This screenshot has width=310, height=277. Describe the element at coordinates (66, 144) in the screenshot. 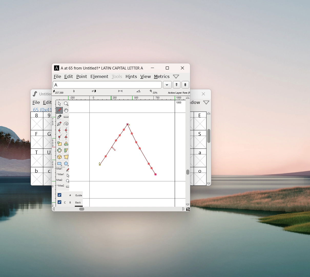

I see `rotate the selection` at that location.